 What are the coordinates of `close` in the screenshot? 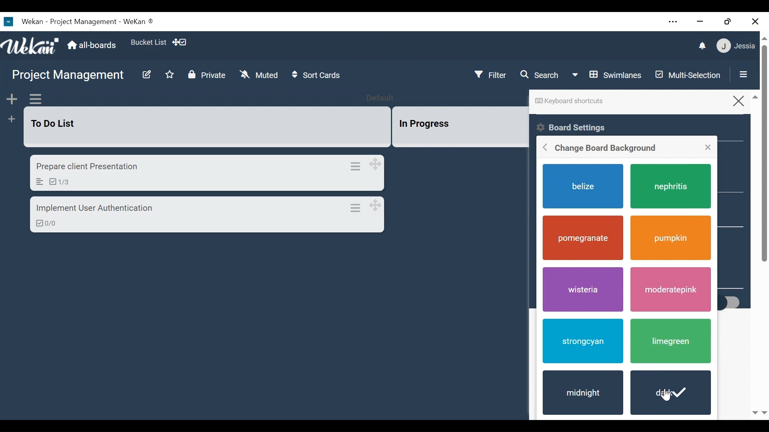 It's located at (754, 20).